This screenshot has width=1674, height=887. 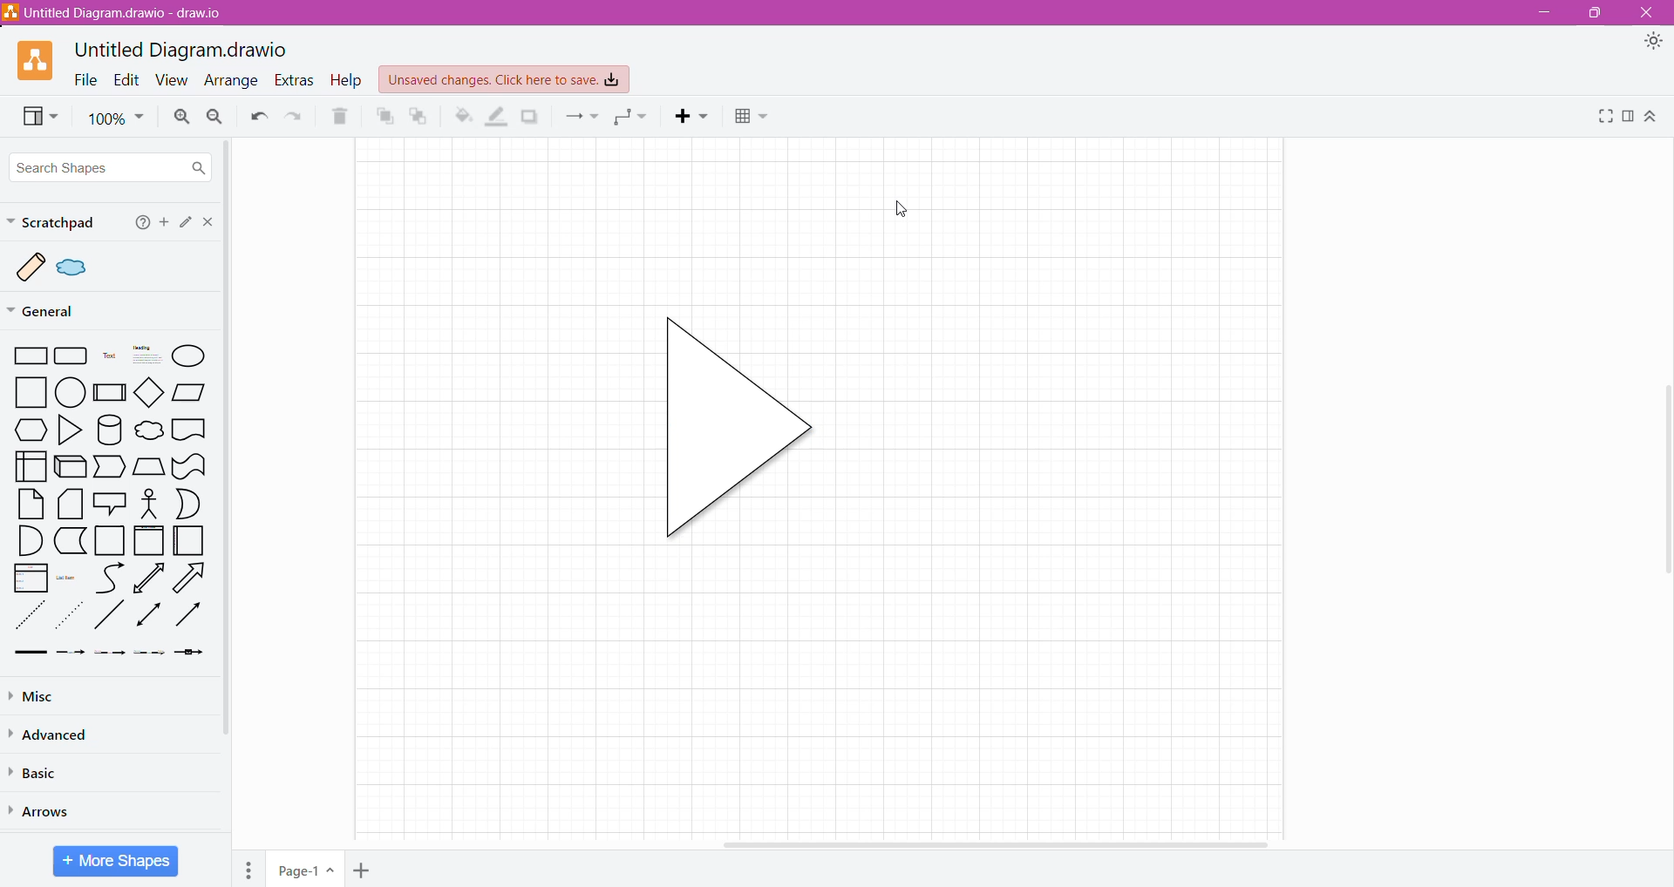 I want to click on Minimize, so click(x=1549, y=11).